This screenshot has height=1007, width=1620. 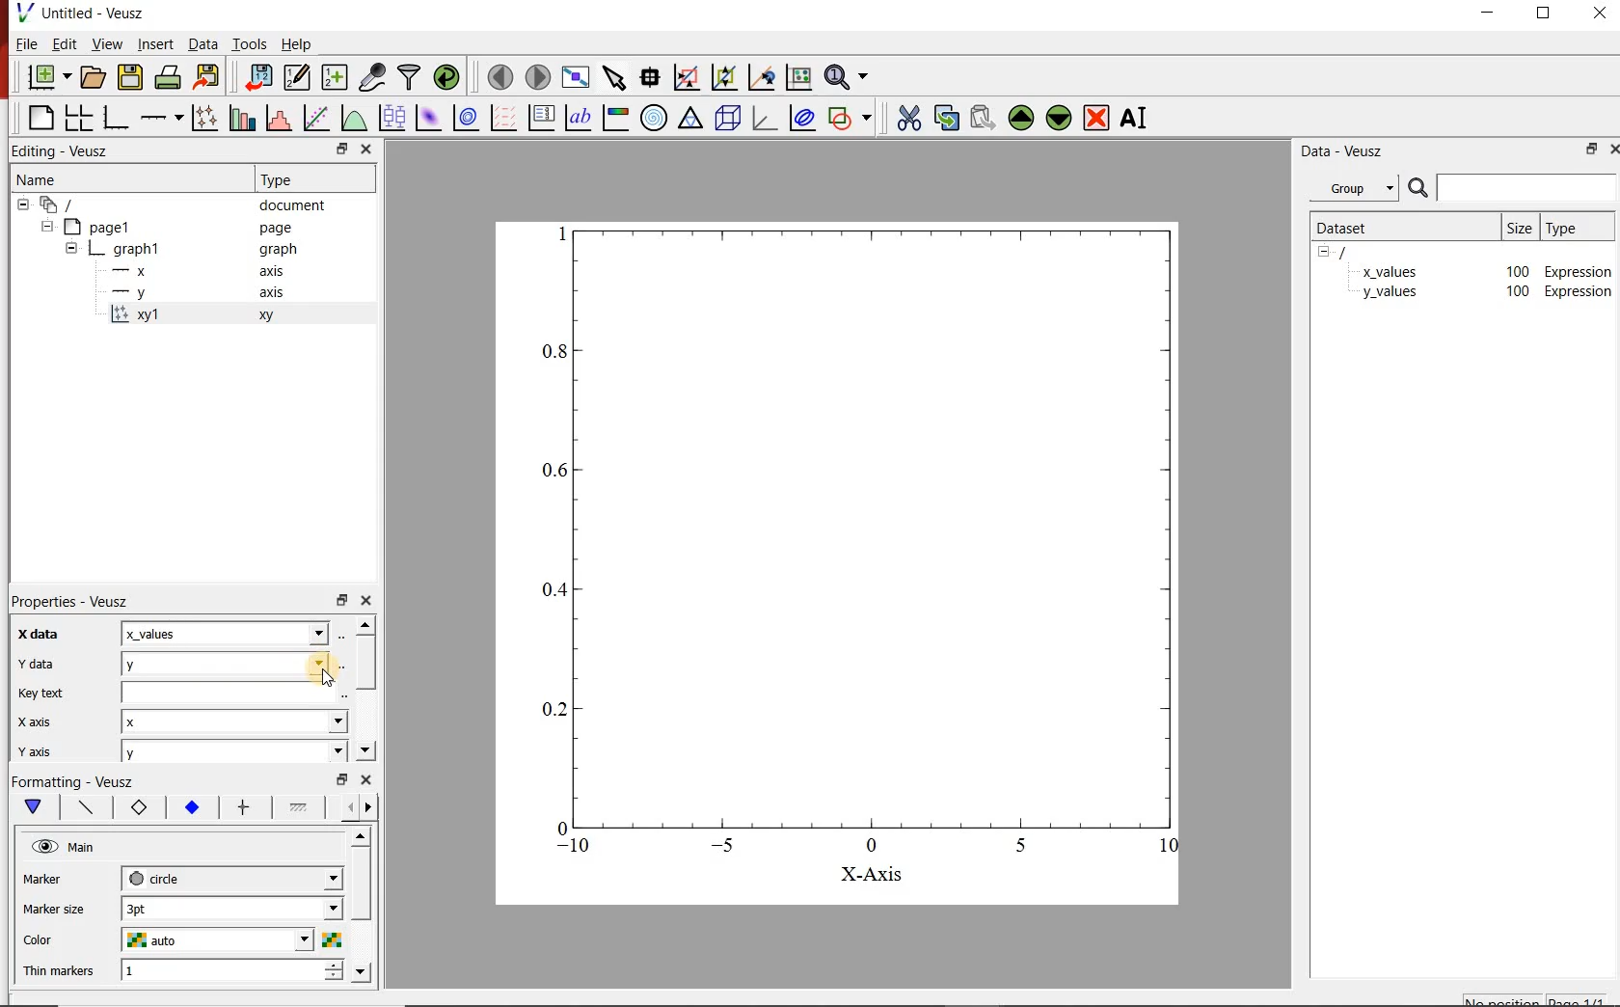 What do you see at coordinates (215, 939) in the screenshot?
I see `auto` at bounding box center [215, 939].